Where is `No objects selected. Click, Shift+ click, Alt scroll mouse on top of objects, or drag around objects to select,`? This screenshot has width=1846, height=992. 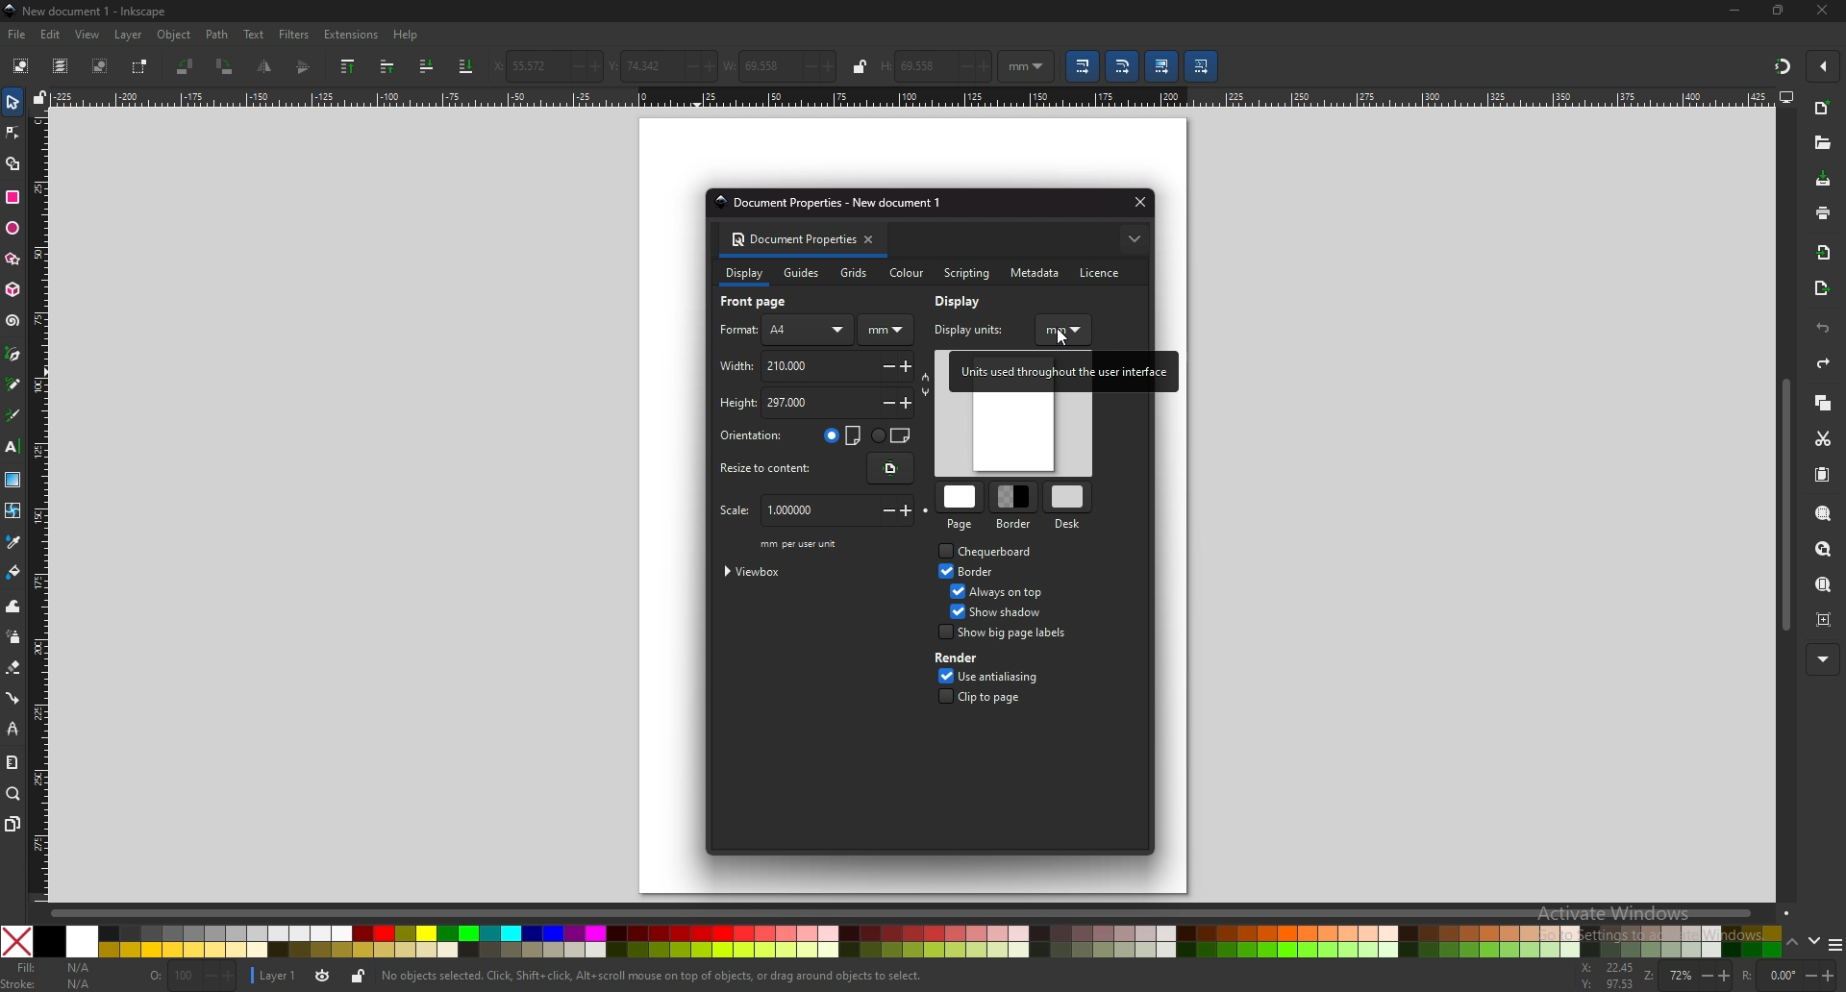 No objects selected. Click, Shift+ click, Alt scroll mouse on top of objects, or drag around objects to select, is located at coordinates (671, 976).